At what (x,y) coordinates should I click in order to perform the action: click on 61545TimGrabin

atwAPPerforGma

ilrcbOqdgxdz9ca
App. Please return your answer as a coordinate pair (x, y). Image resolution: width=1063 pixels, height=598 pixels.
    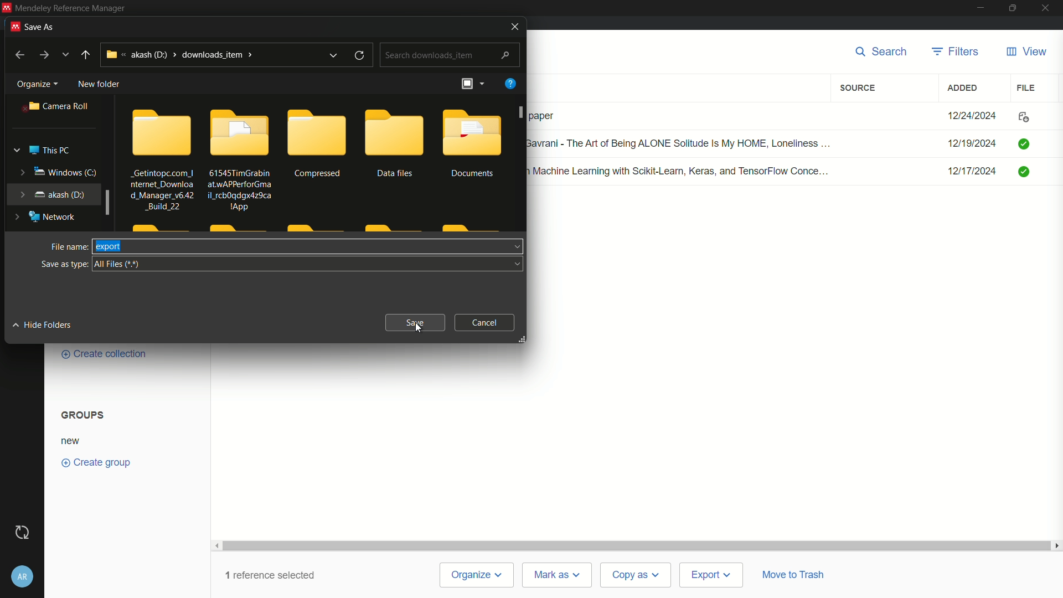
    Looking at the image, I should click on (240, 189).